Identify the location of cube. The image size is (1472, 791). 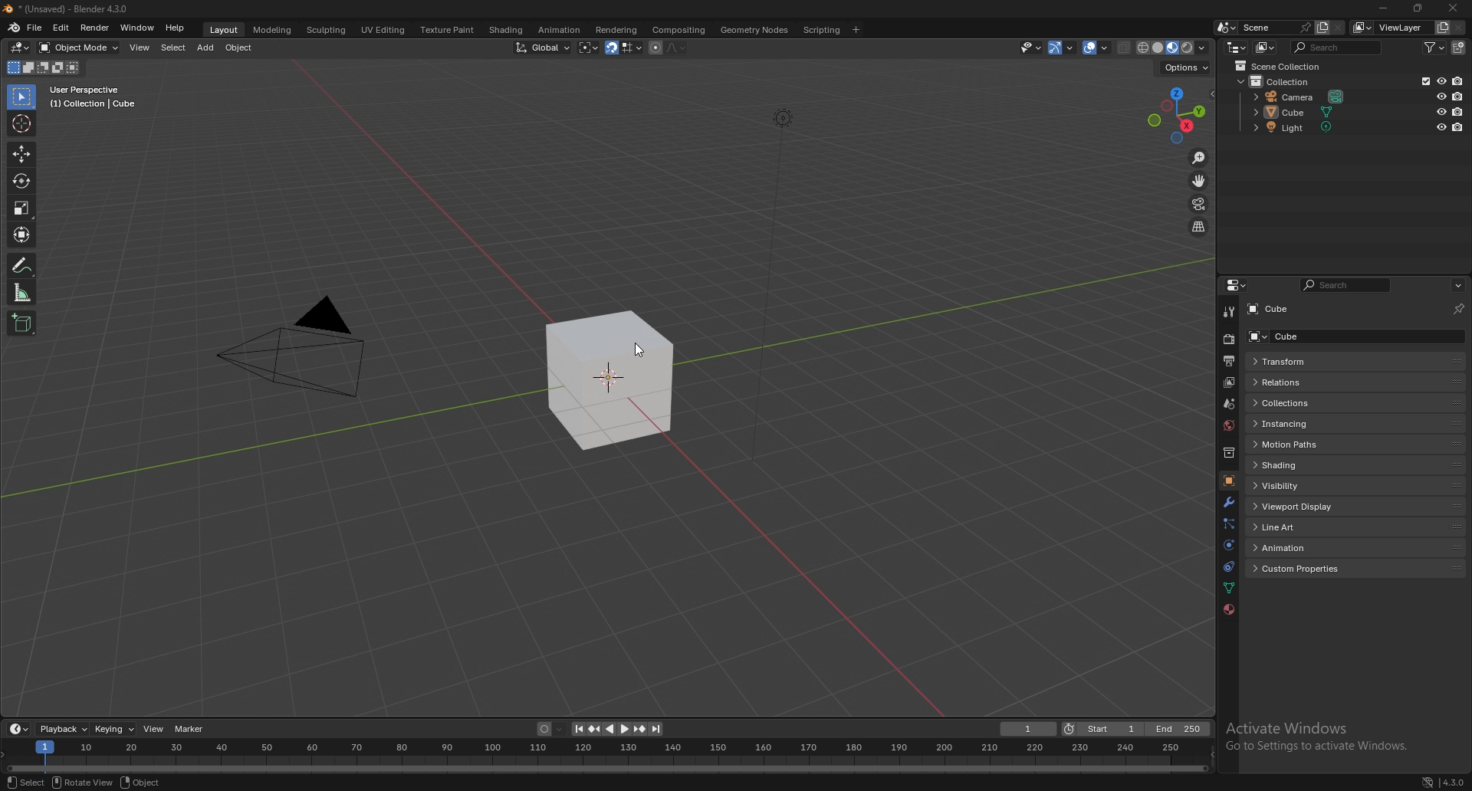
(1297, 309).